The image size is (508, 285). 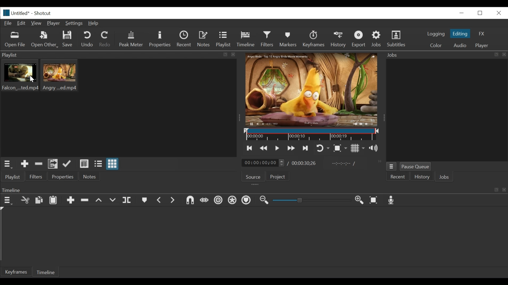 What do you see at coordinates (461, 13) in the screenshot?
I see `minimize` at bounding box center [461, 13].